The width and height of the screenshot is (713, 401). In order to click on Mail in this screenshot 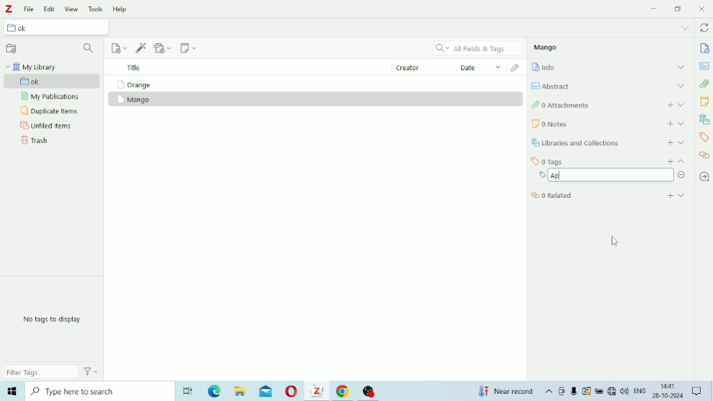, I will do `click(268, 391)`.